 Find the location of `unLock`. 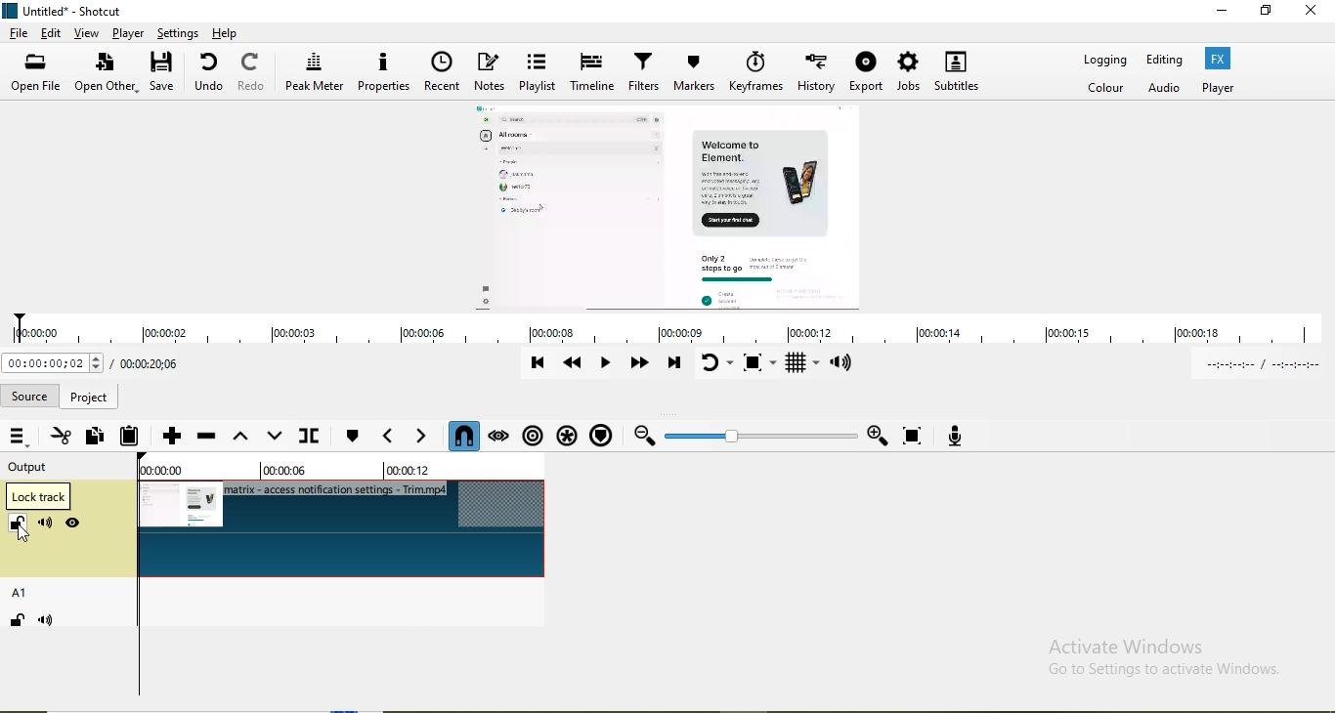

unLock is located at coordinates (21, 524).